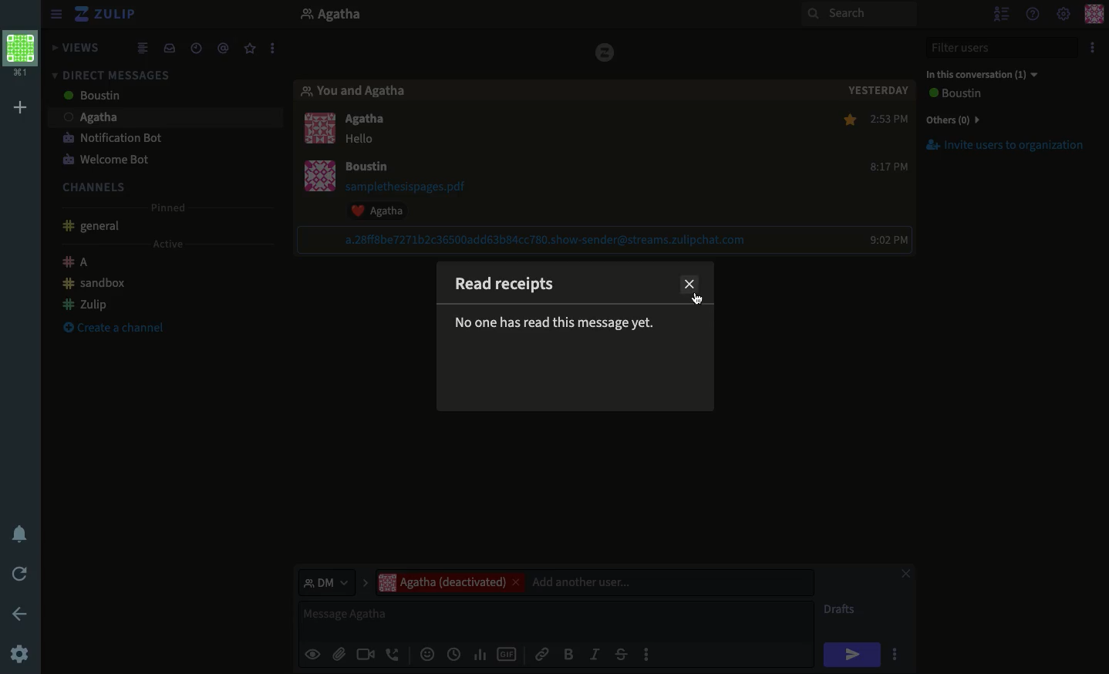  What do you see at coordinates (846, 121) in the screenshot?
I see `star` at bounding box center [846, 121].